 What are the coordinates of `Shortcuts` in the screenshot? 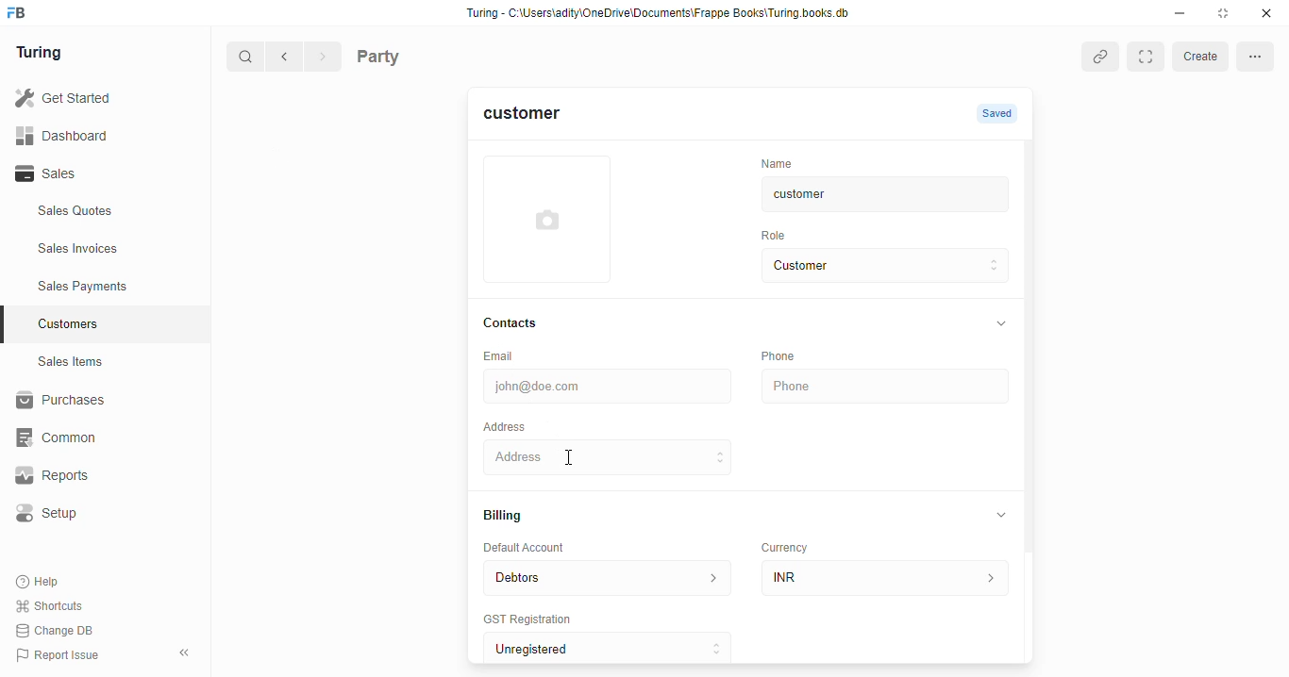 It's located at (55, 606).